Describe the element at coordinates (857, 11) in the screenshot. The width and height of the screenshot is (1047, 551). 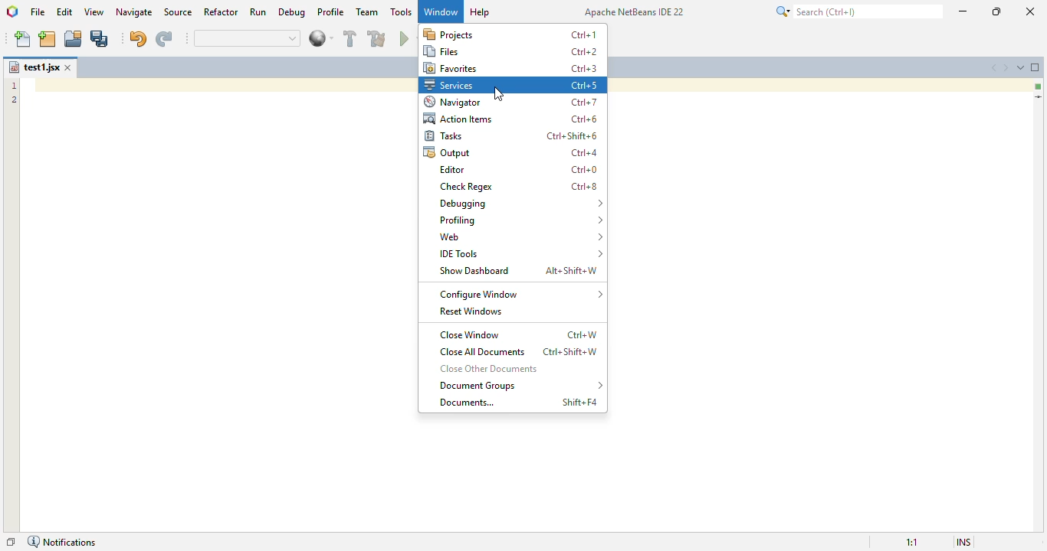
I see `search (ctrl+l)` at that location.